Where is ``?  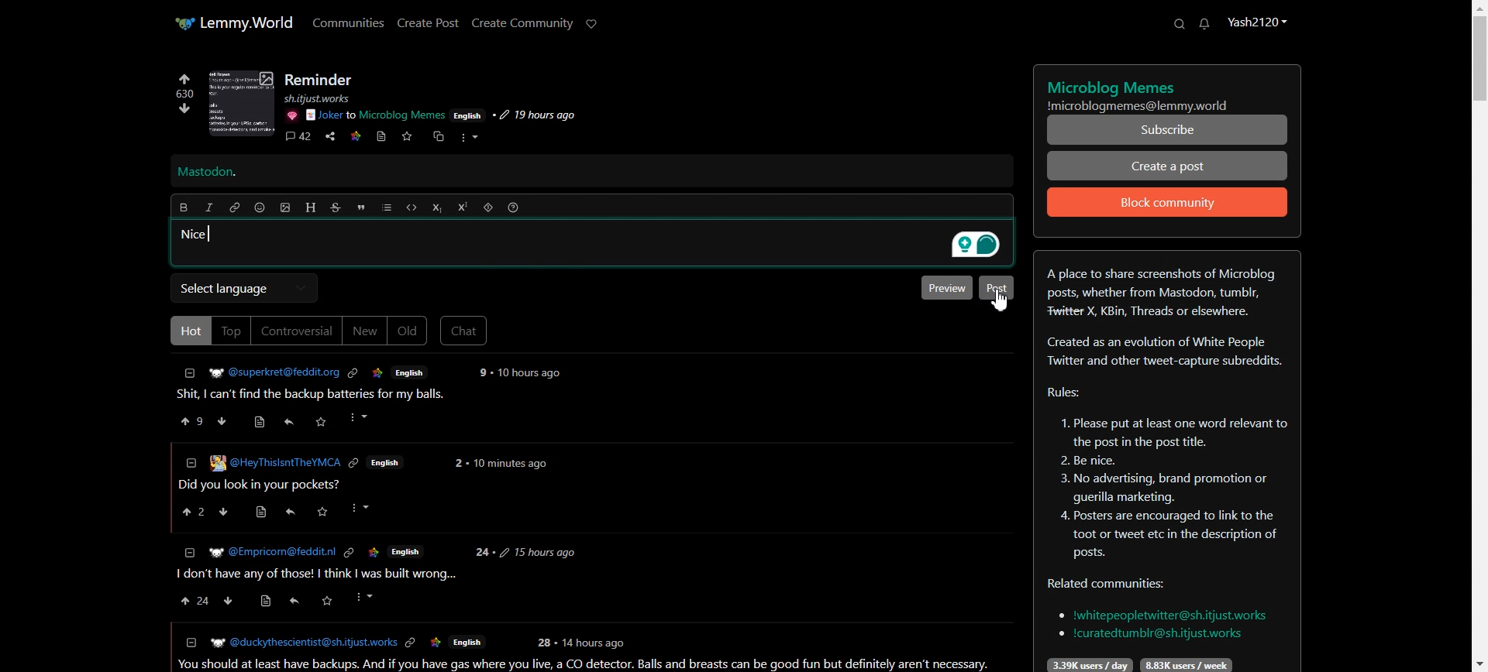  is located at coordinates (366, 597).